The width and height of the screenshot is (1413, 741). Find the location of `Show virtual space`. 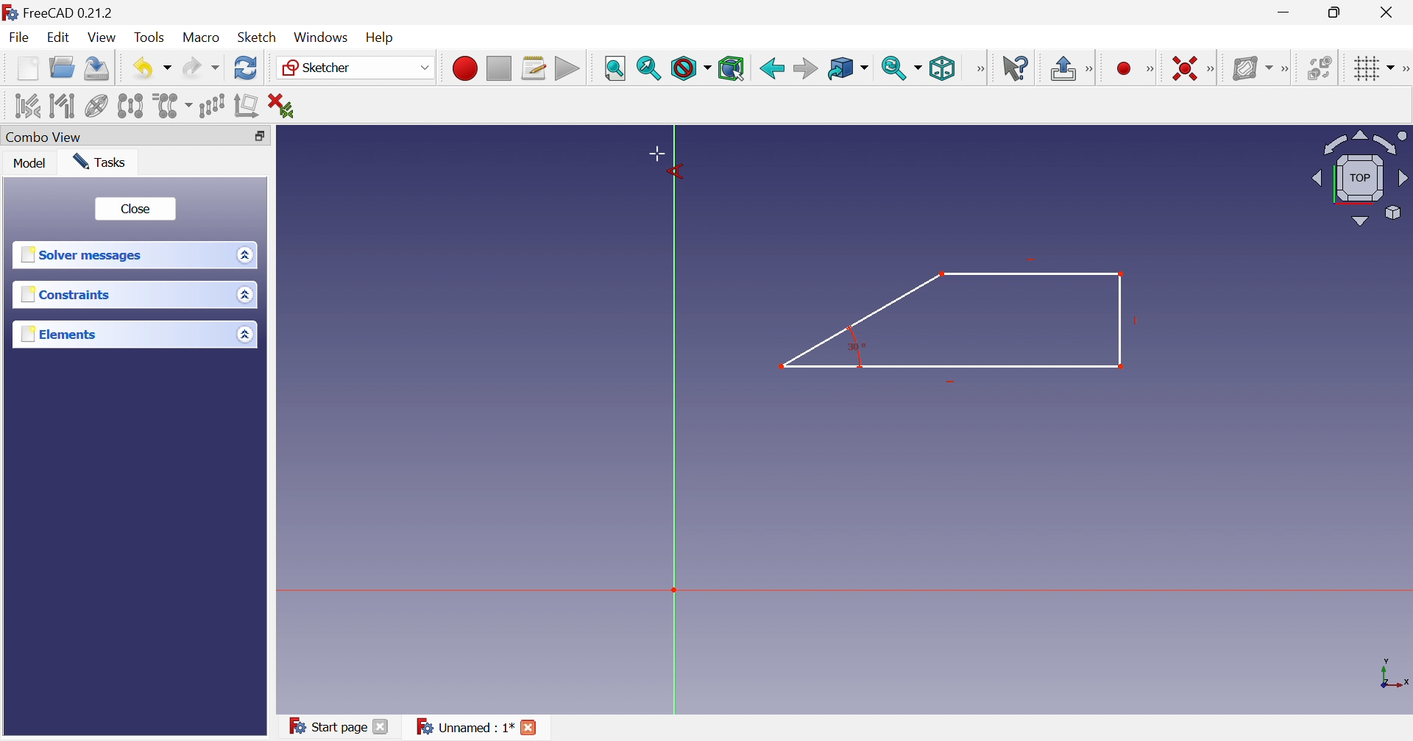

Show virtual space is located at coordinates (1319, 67).